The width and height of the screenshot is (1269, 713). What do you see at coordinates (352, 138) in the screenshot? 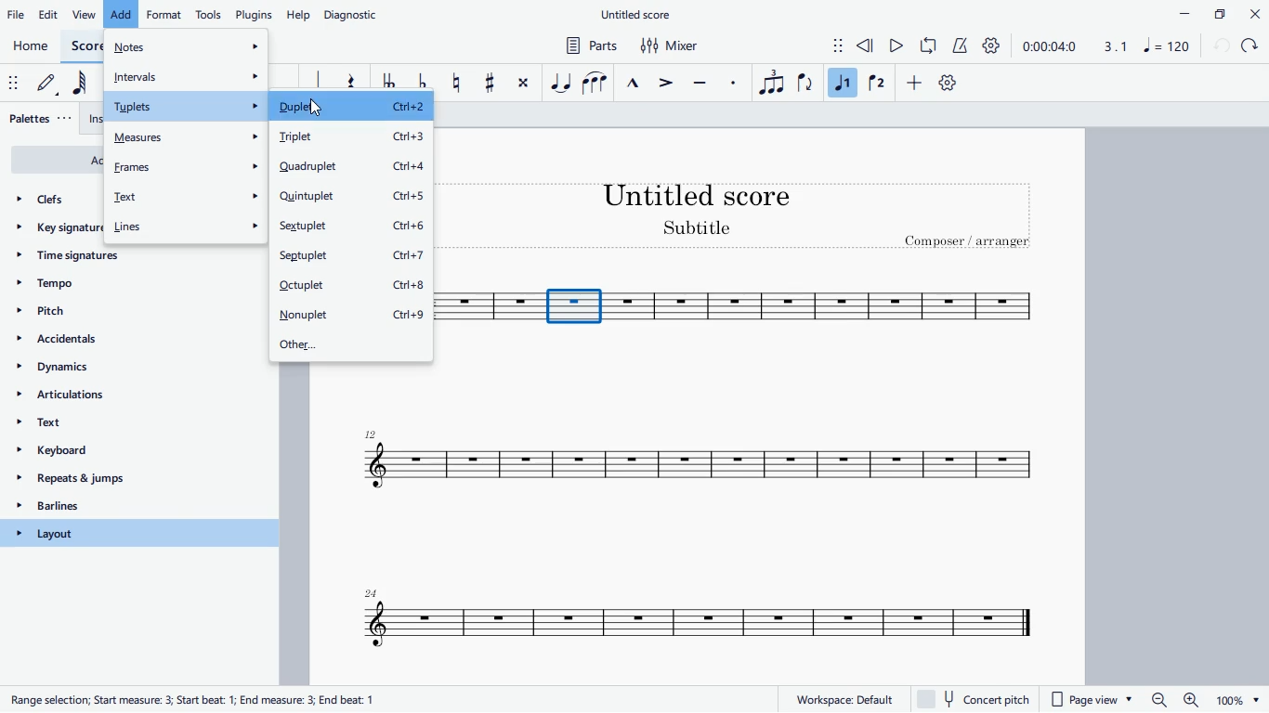
I see `triplet` at bounding box center [352, 138].